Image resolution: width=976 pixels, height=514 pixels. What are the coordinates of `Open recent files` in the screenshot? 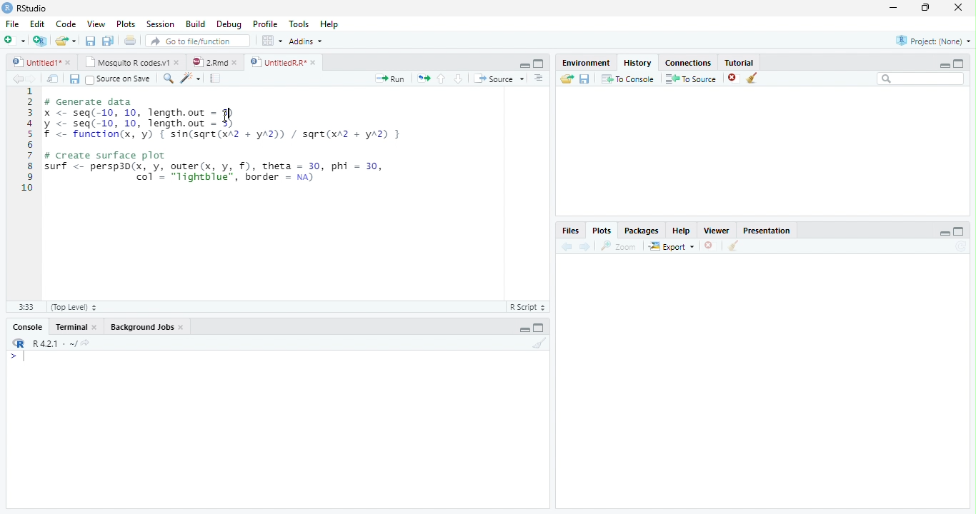 It's located at (74, 41).